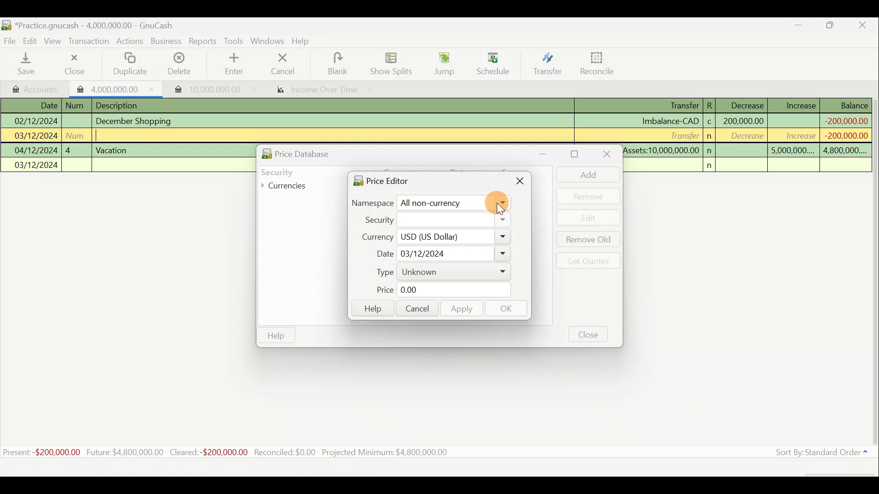  What do you see at coordinates (605, 155) in the screenshot?
I see `Close` at bounding box center [605, 155].